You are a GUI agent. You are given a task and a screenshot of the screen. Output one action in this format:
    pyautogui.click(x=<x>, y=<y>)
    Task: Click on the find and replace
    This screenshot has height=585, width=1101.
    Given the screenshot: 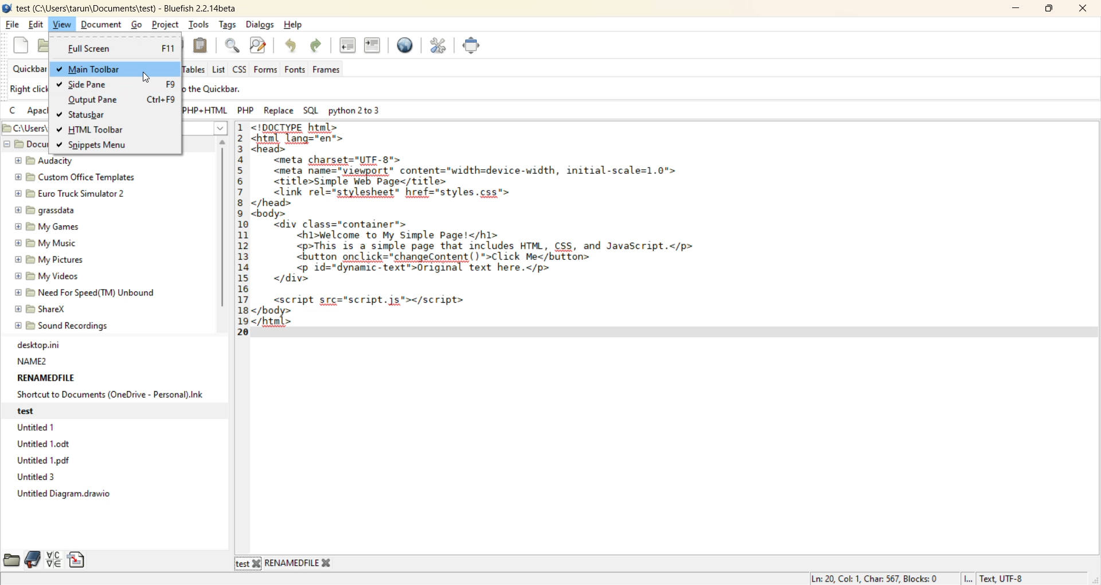 What is the action you would take?
    pyautogui.click(x=260, y=47)
    